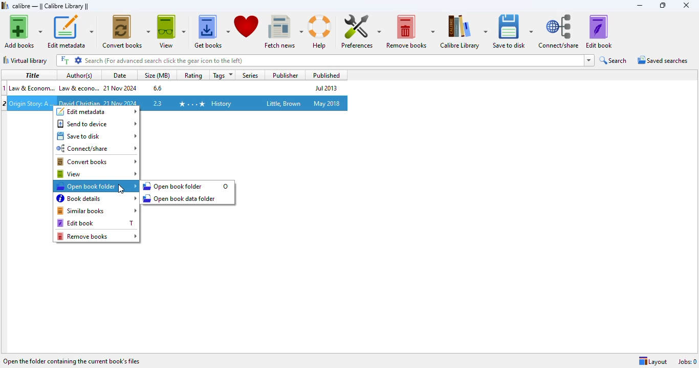 This screenshot has height=368, width=699. Describe the element at coordinates (118, 75) in the screenshot. I see `date` at that location.